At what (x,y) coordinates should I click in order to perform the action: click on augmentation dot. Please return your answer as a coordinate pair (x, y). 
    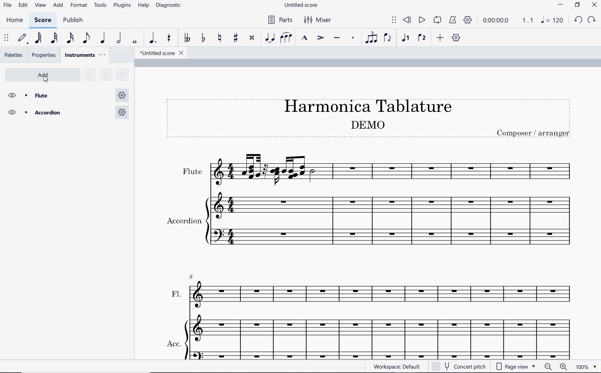
    Looking at the image, I should click on (153, 38).